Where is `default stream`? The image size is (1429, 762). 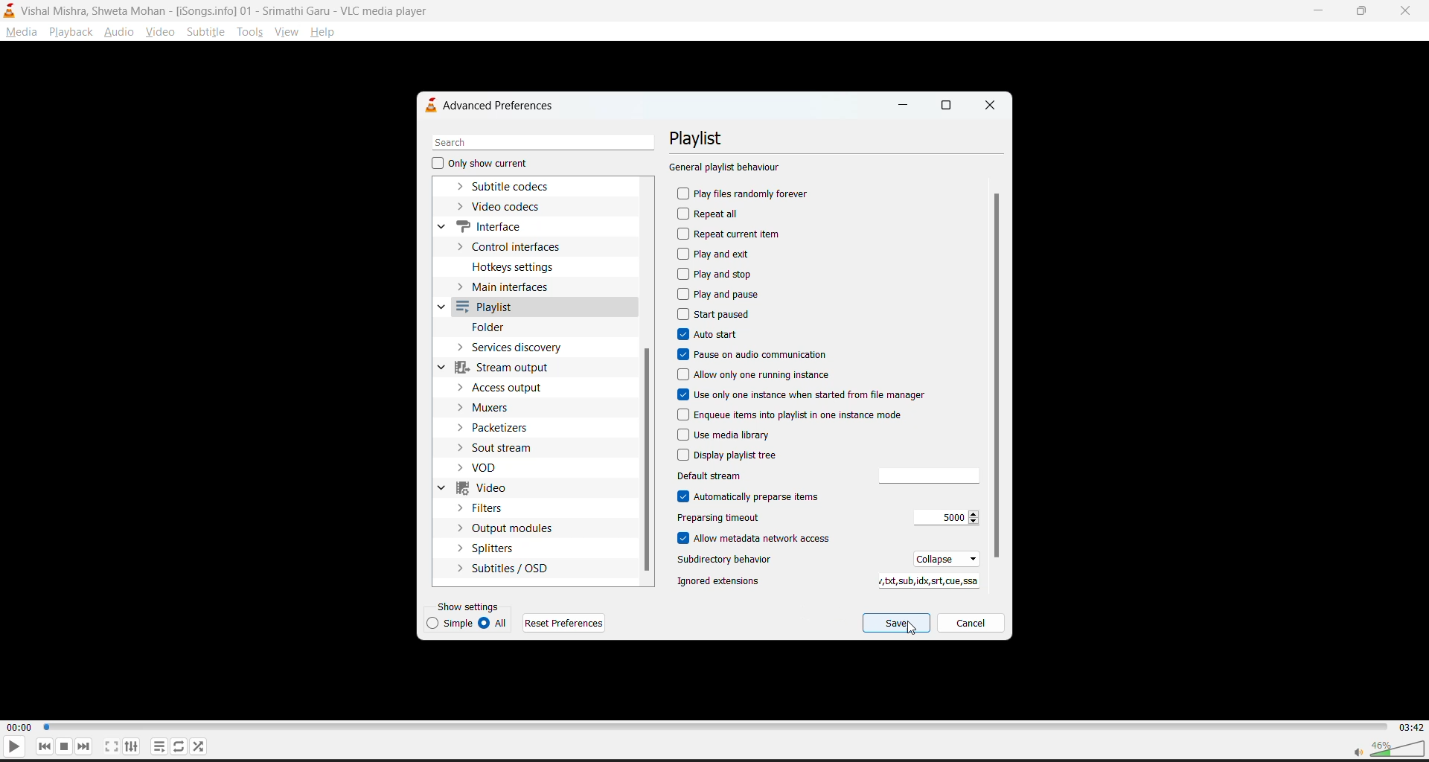
default stream is located at coordinates (827, 476).